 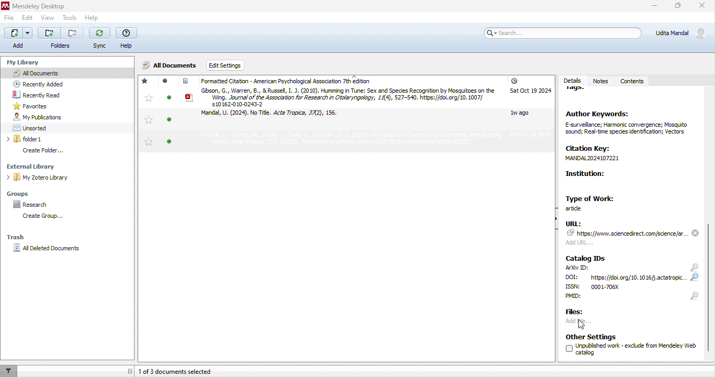 I want to click on unsorted, so click(x=39, y=127).